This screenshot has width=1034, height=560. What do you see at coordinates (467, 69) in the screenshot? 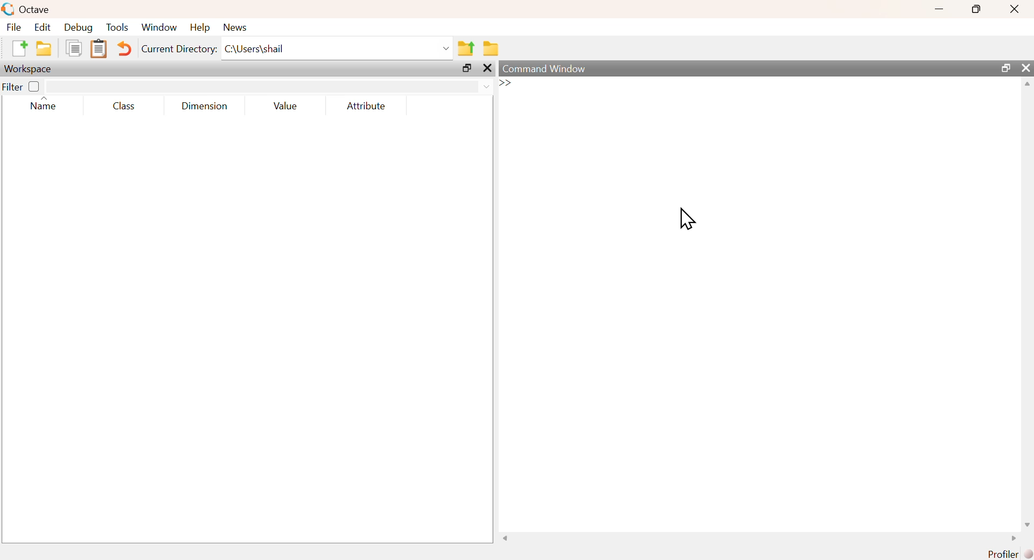
I see `maximize` at bounding box center [467, 69].